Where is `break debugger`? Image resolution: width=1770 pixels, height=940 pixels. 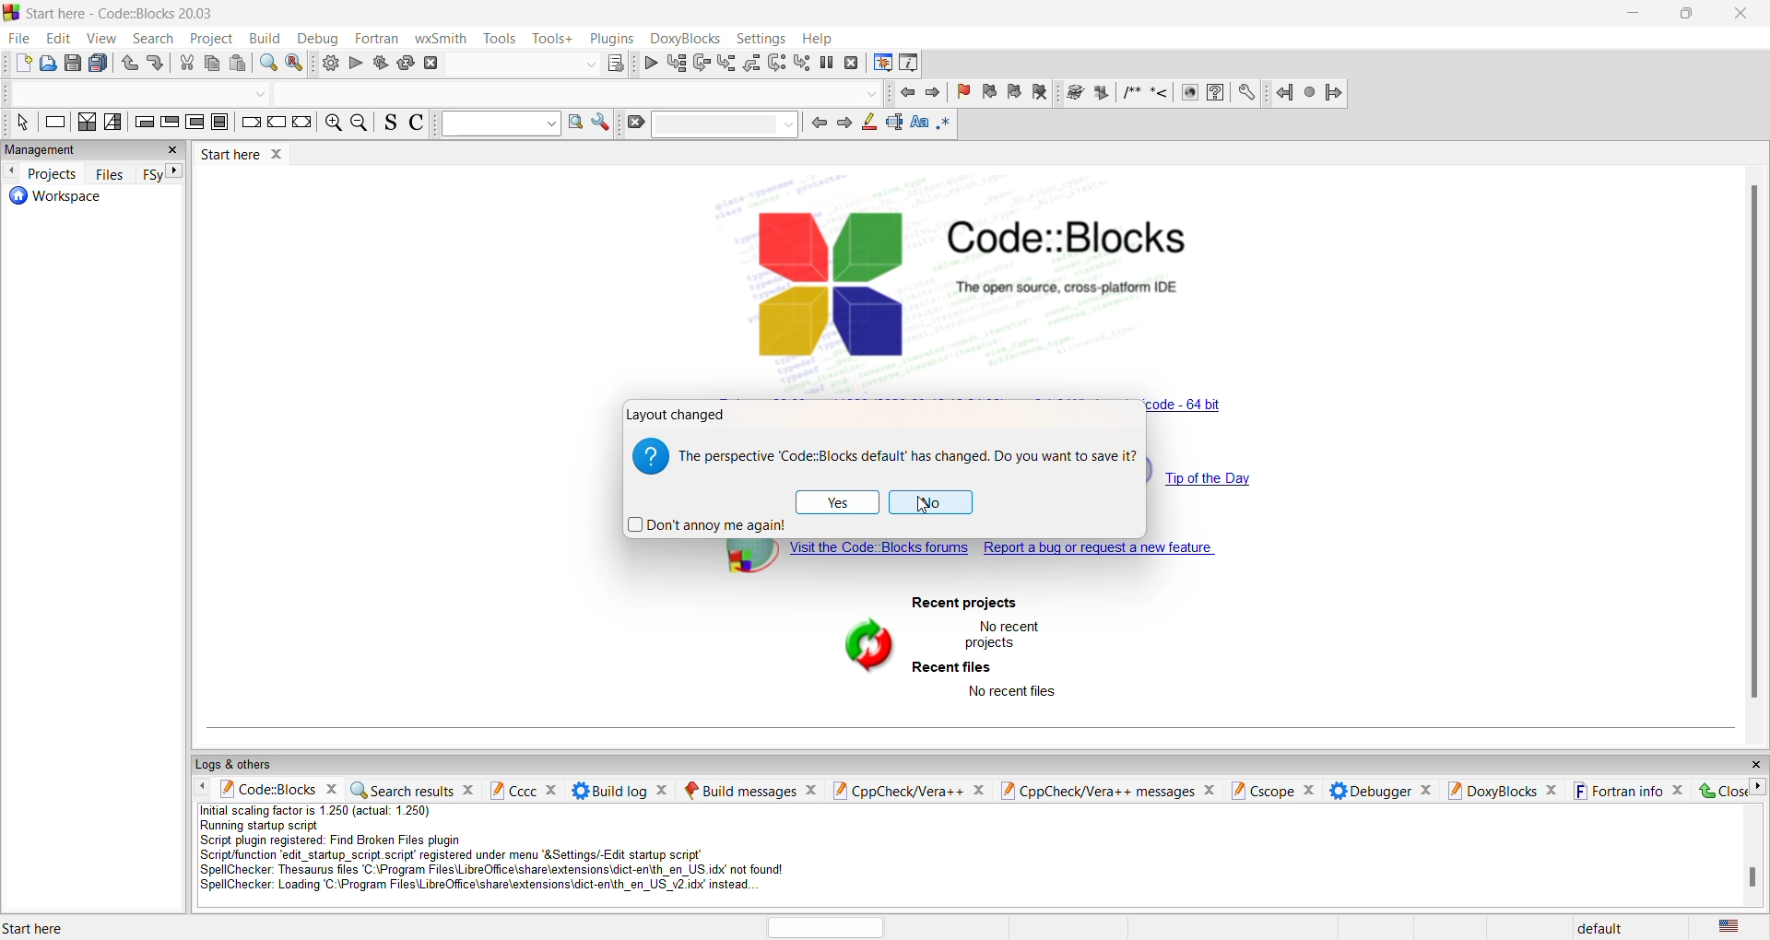 break debugger is located at coordinates (828, 62).